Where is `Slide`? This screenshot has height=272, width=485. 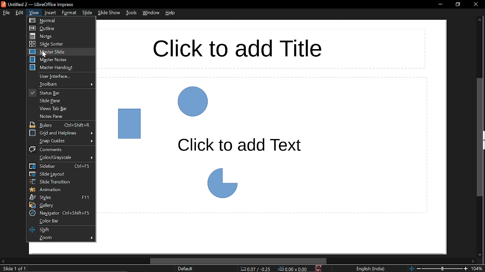 Slide is located at coordinates (87, 13).